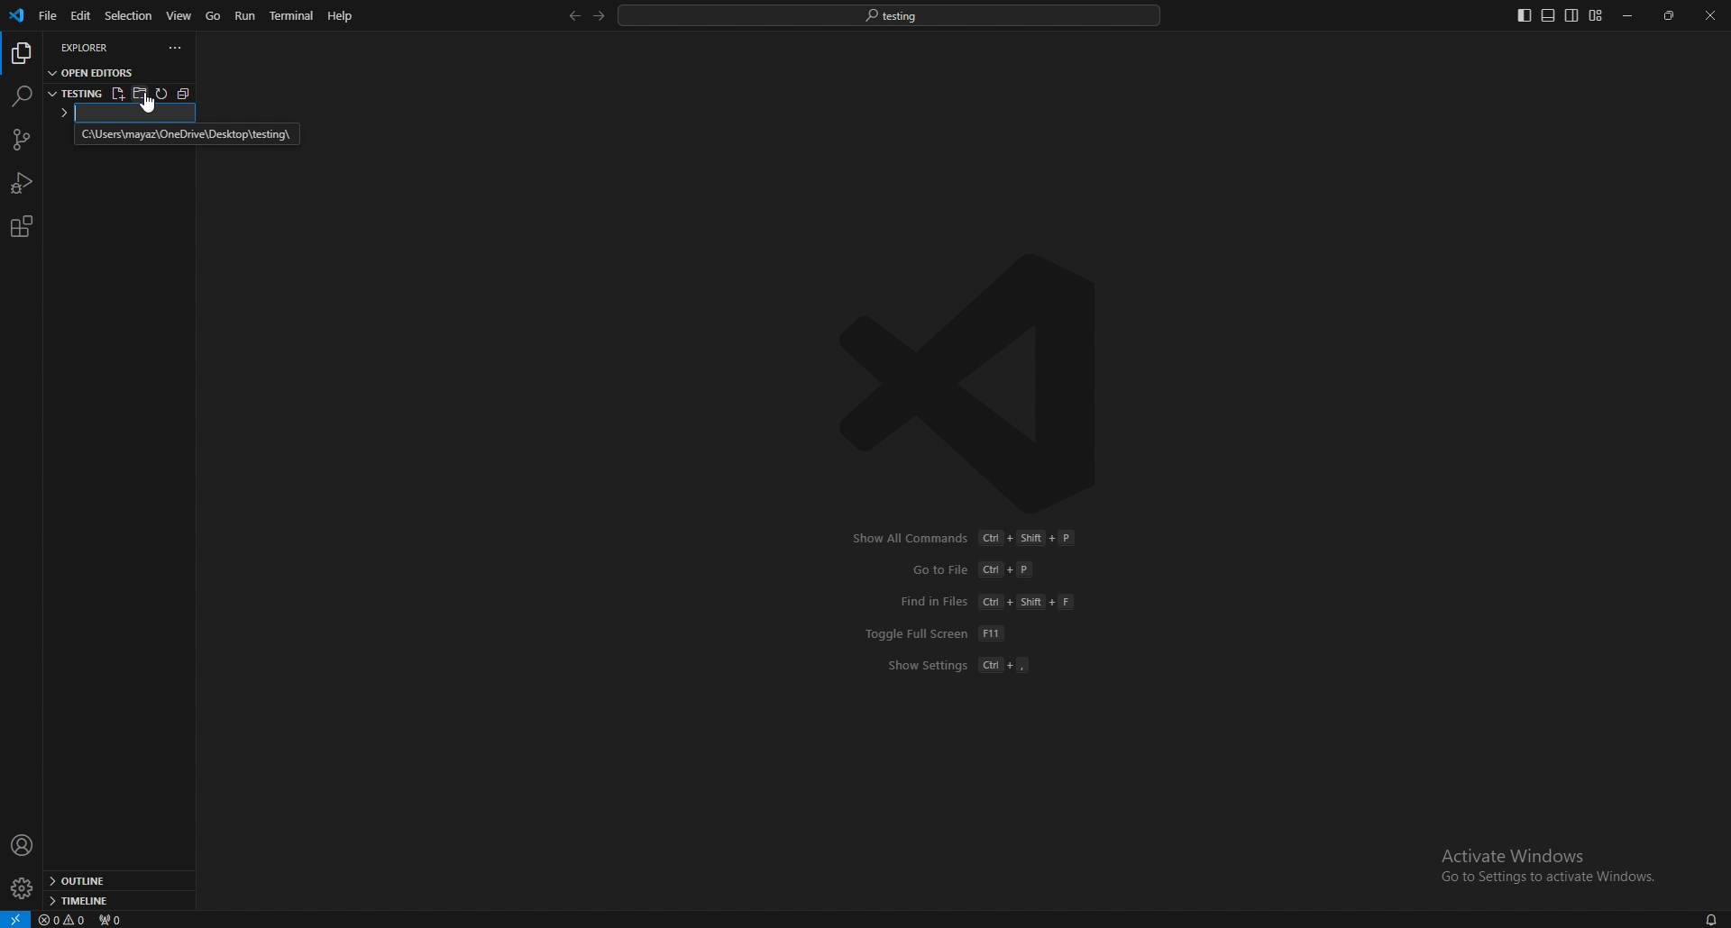  I want to click on go, so click(214, 16).